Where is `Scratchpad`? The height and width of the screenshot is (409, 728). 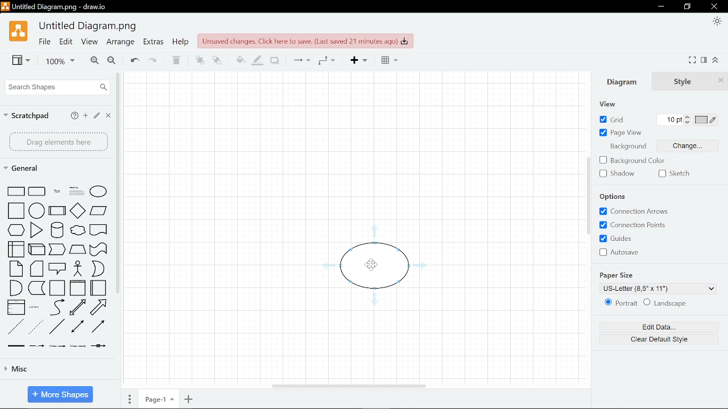
Scratchpad is located at coordinates (27, 116).